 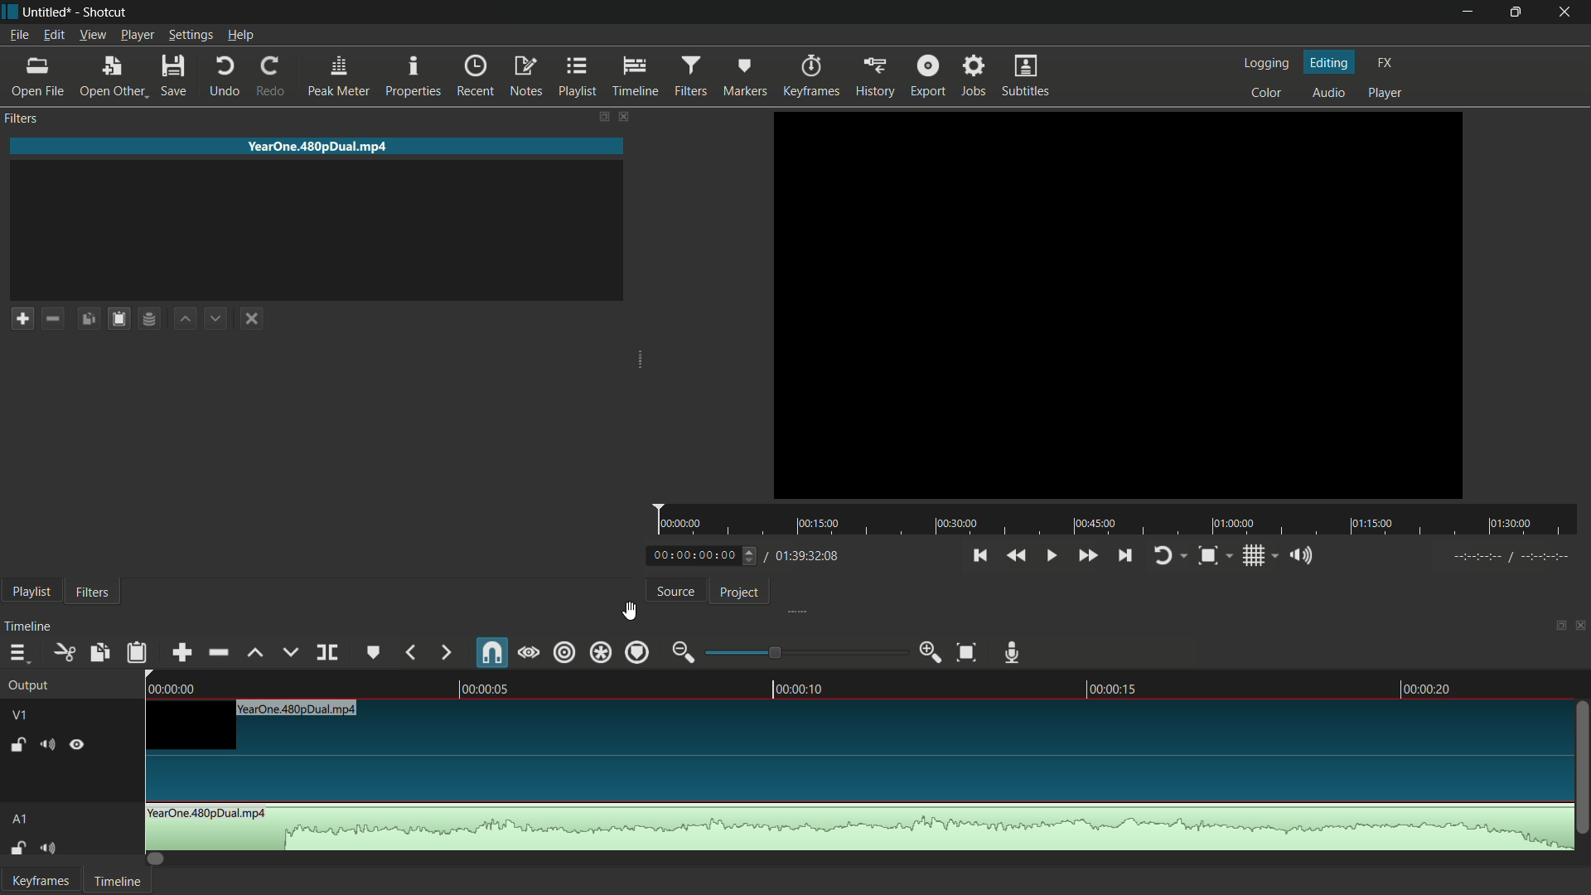 I want to click on 00:00:10, so click(x=802, y=689).